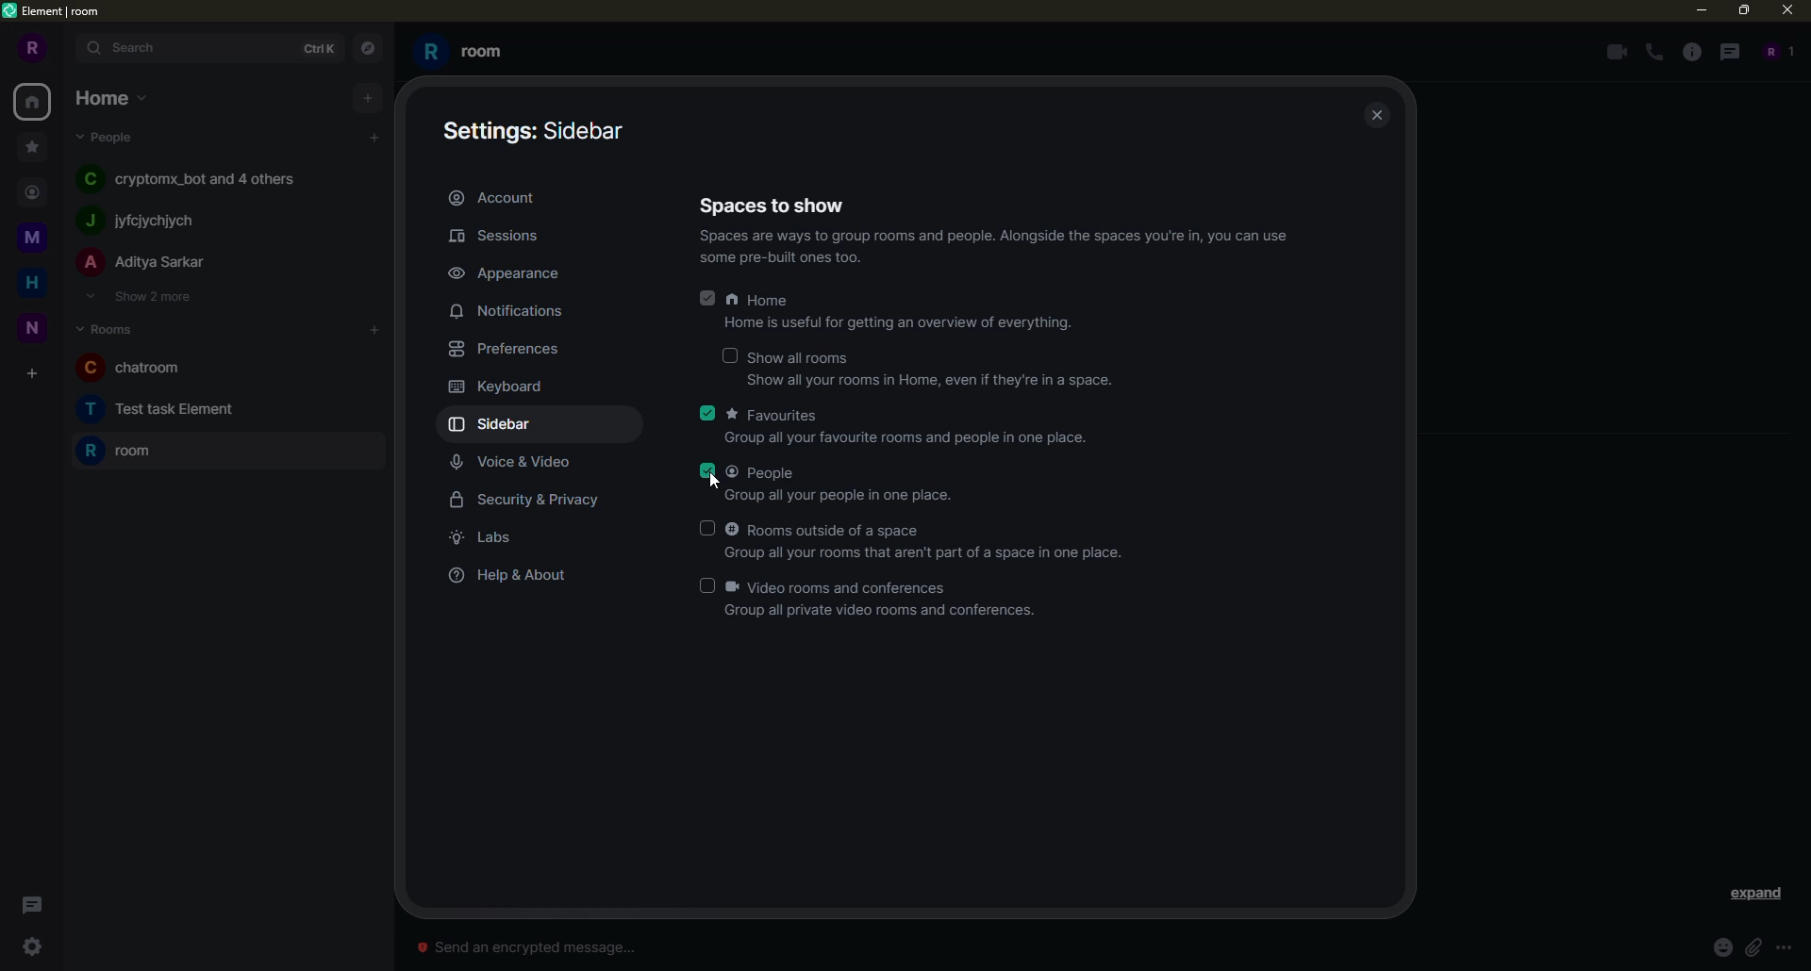 This screenshot has width=1811, height=971. What do you see at coordinates (1753, 946) in the screenshot?
I see `attach` at bounding box center [1753, 946].